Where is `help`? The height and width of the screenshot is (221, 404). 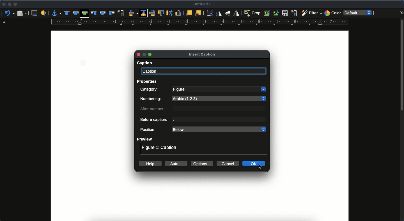 help is located at coordinates (151, 164).